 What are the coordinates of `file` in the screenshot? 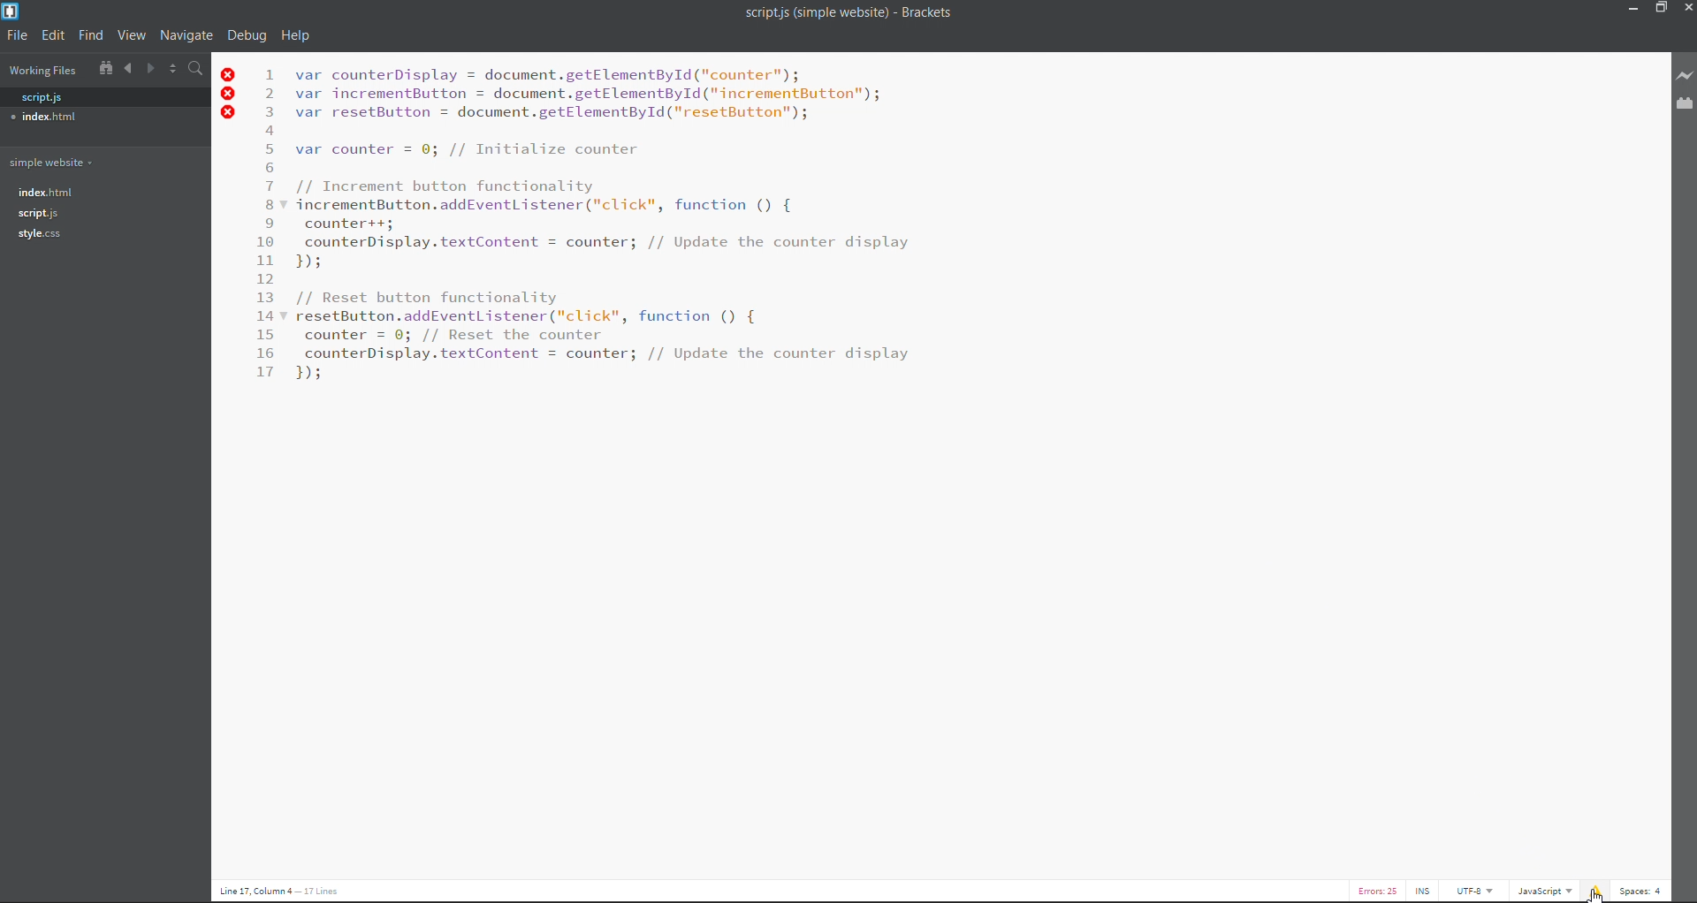 It's located at (14, 40).